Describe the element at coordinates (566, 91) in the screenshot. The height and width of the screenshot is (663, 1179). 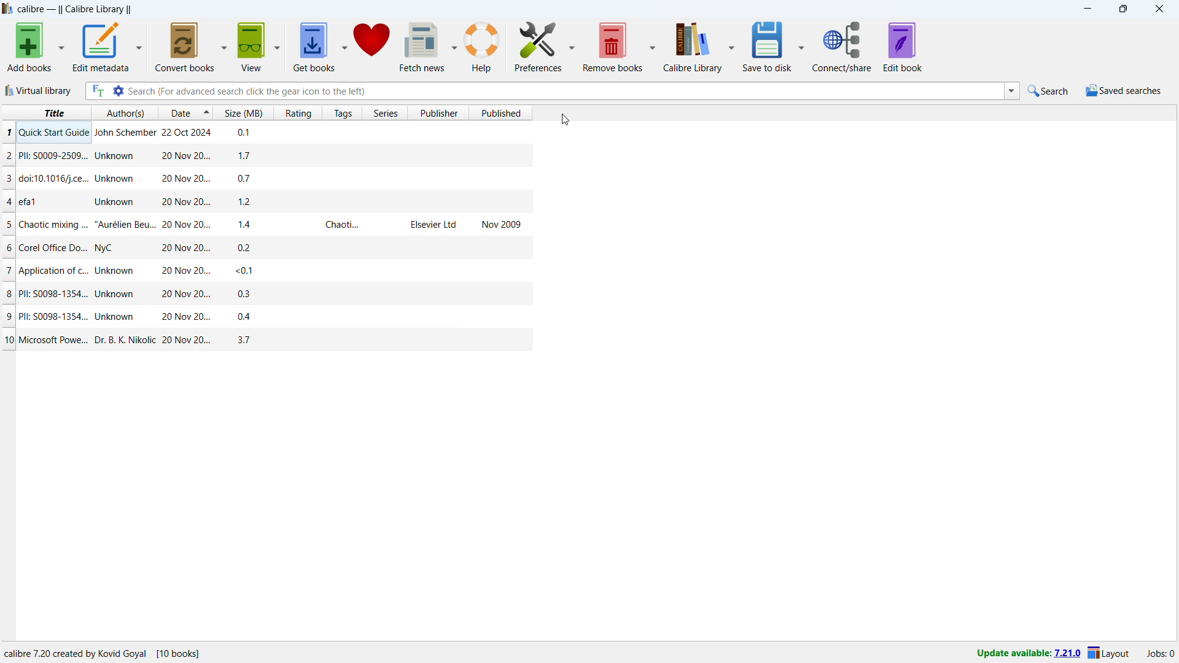
I see `enter search string` at that location.